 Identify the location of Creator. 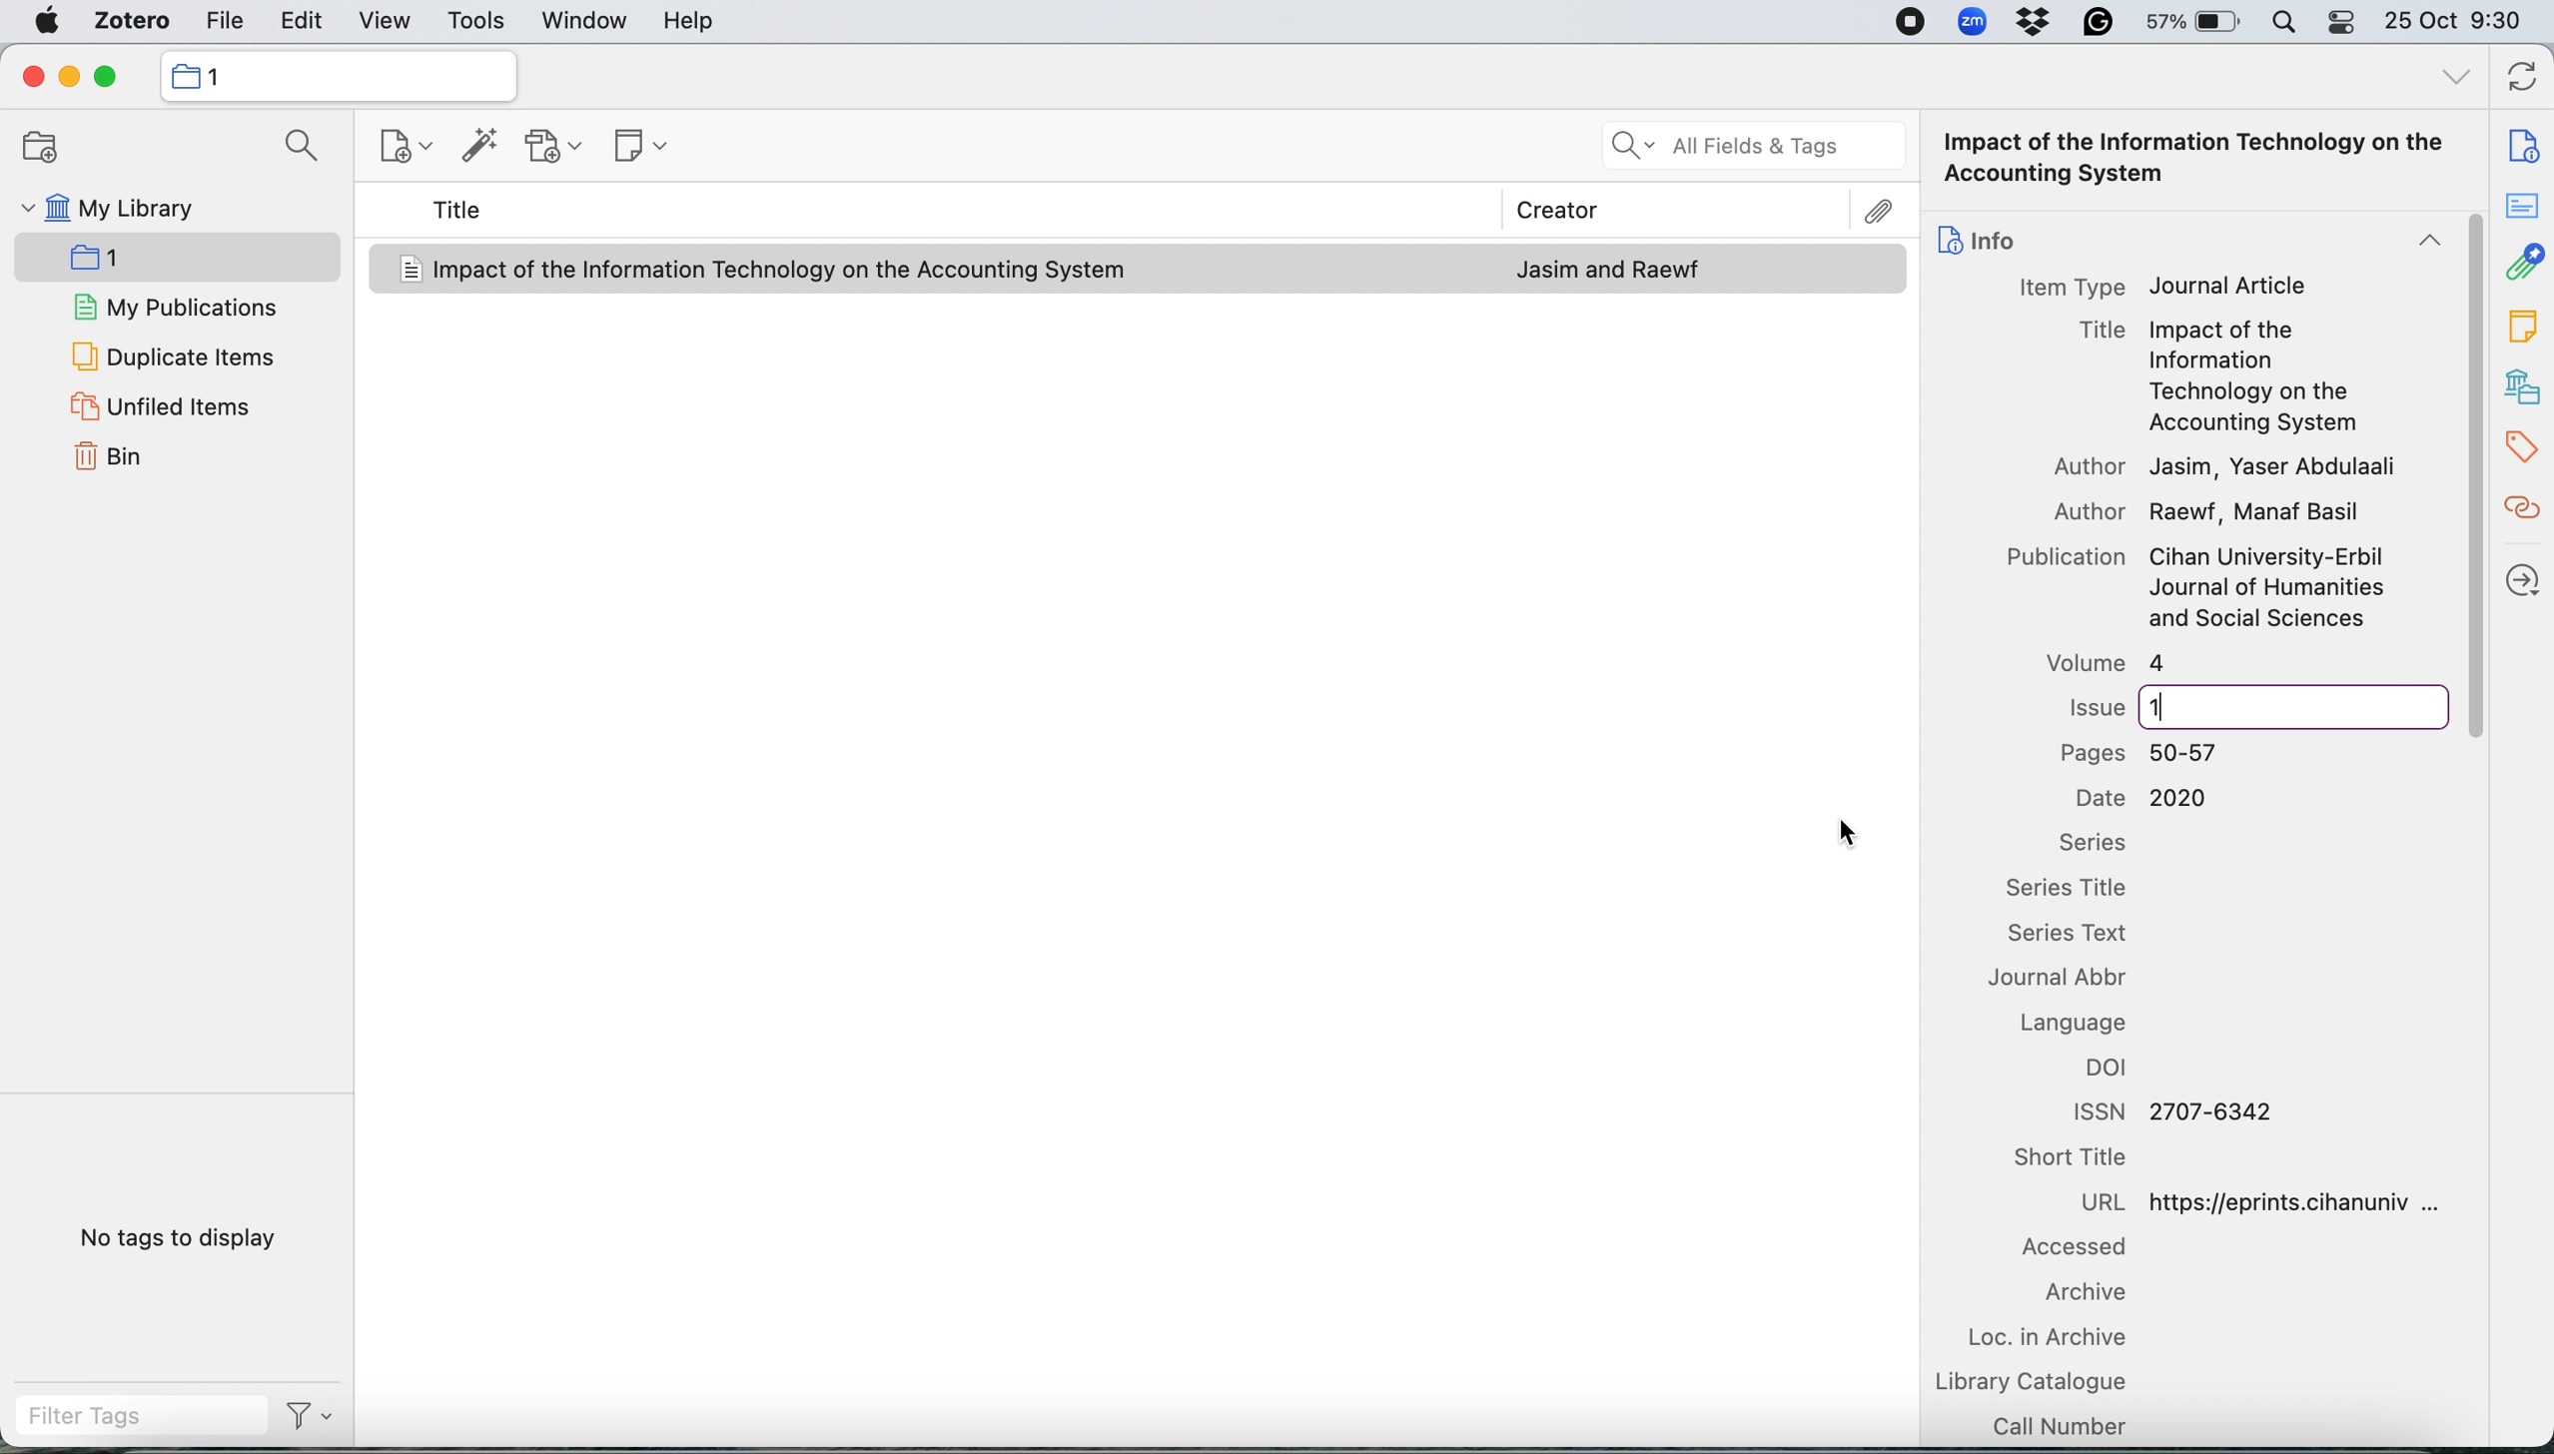
(1548, 206).